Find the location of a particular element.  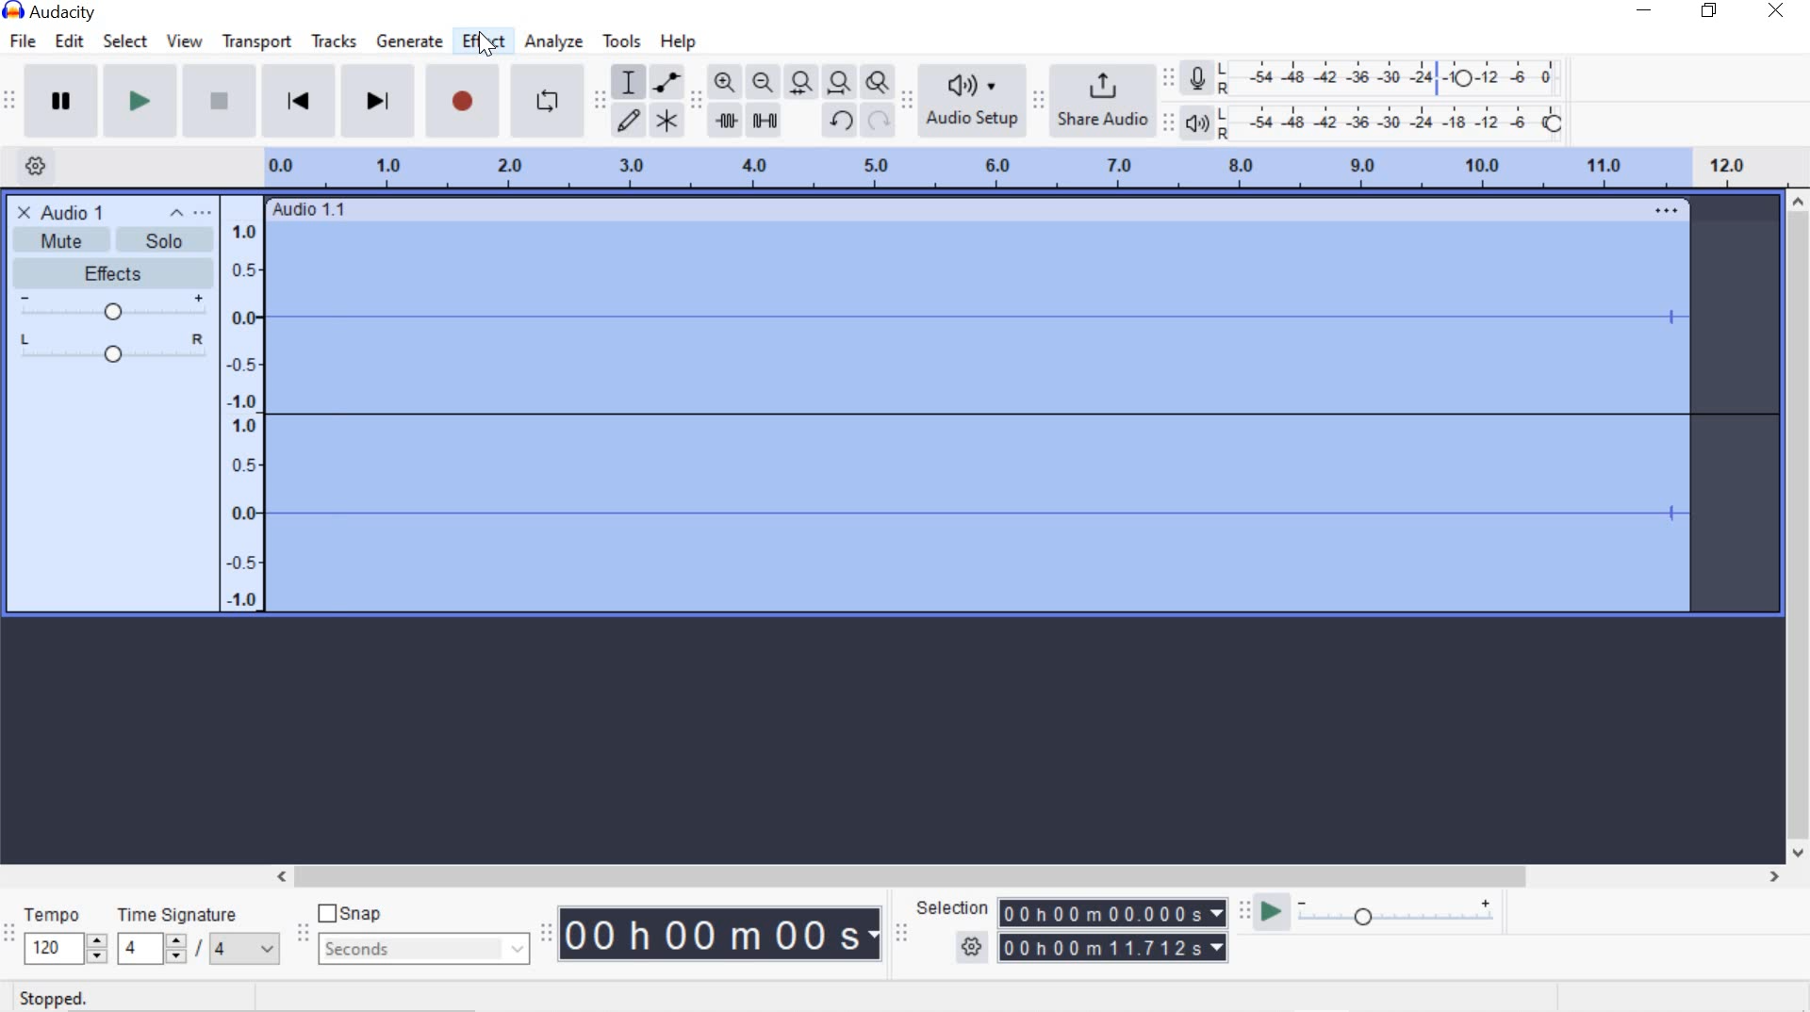

SELECTION OPTION is located at coordinates (973, 947).